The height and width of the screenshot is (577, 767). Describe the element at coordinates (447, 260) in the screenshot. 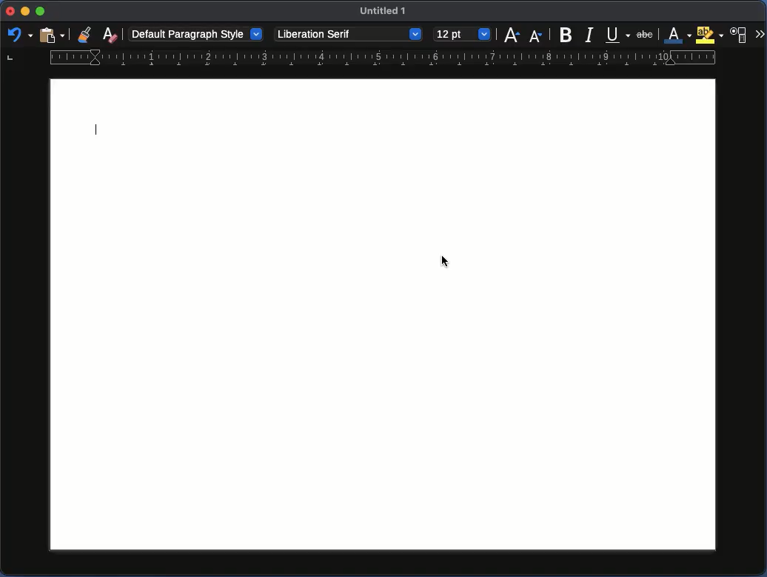

I see `Cursor` at that location.